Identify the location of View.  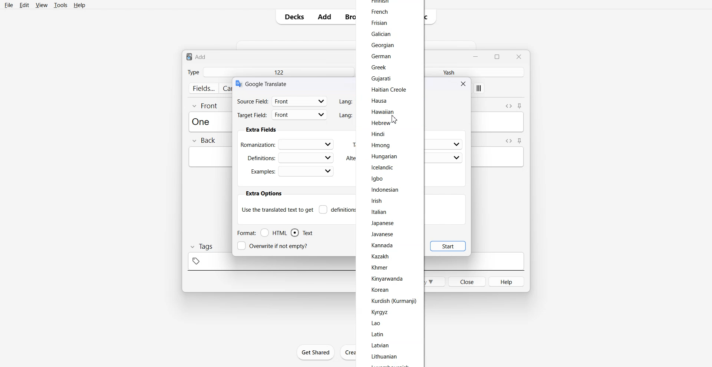
(41, 5).